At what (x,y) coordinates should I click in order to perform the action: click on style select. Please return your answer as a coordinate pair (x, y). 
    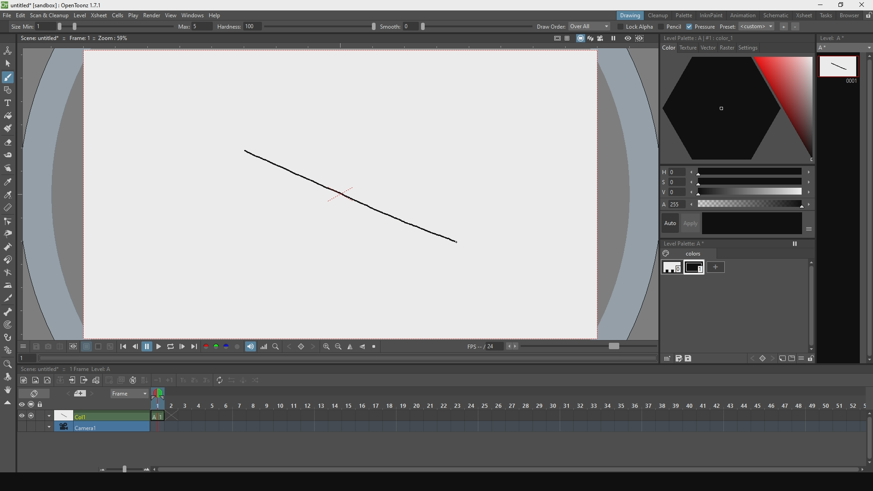
    Looking at the image, I should click on (9, 183).